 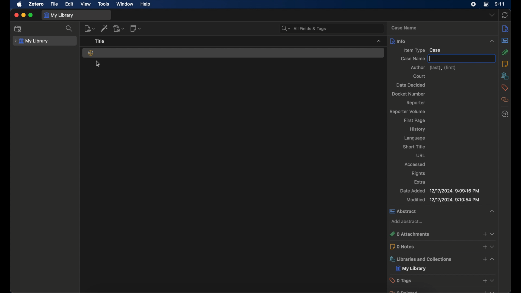 What do you see at coordinates (20, 4) in the screenshot?
I see `apple icon` at bounding box center [20, 4].